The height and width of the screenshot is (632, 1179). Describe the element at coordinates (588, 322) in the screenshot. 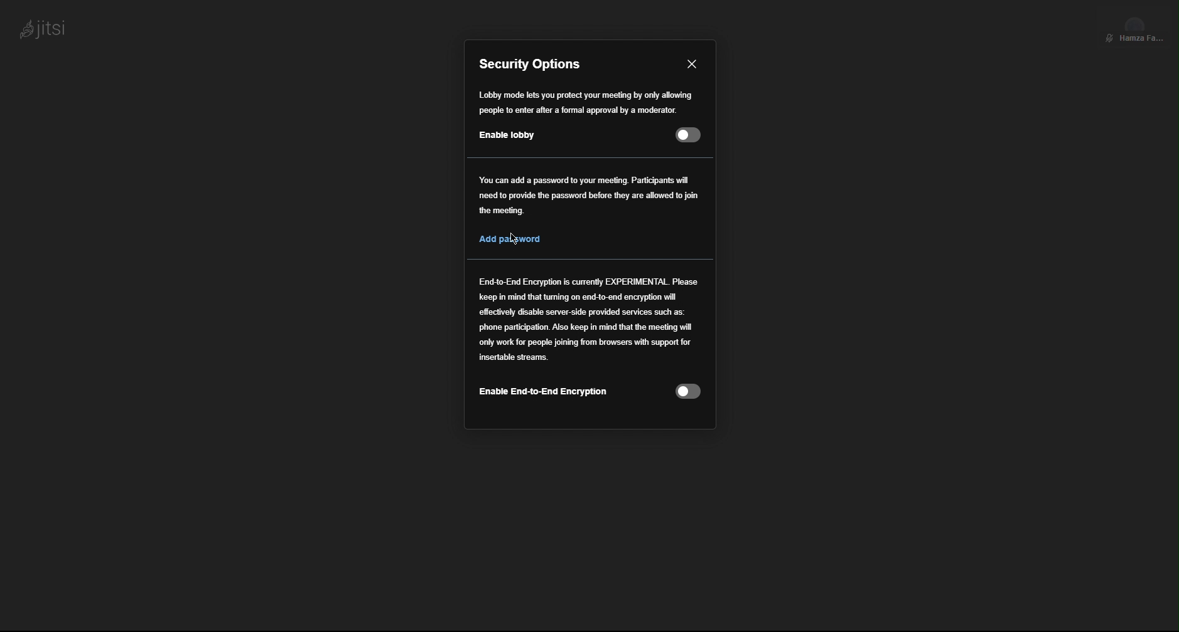

I see `End to End Encryption` at that location.